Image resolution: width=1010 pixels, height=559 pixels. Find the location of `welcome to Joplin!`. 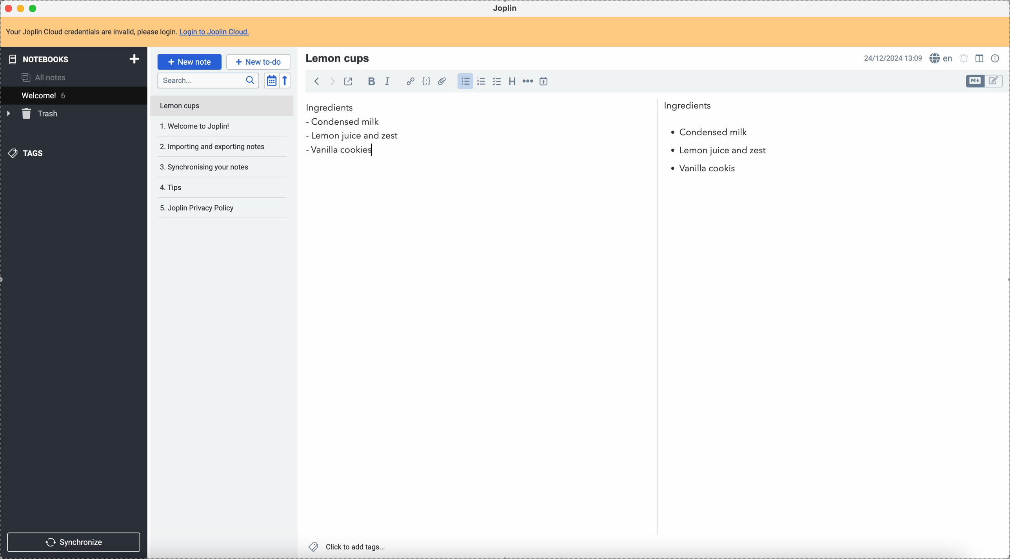

welcome to Joplin! is located at coordinates (196, 126).